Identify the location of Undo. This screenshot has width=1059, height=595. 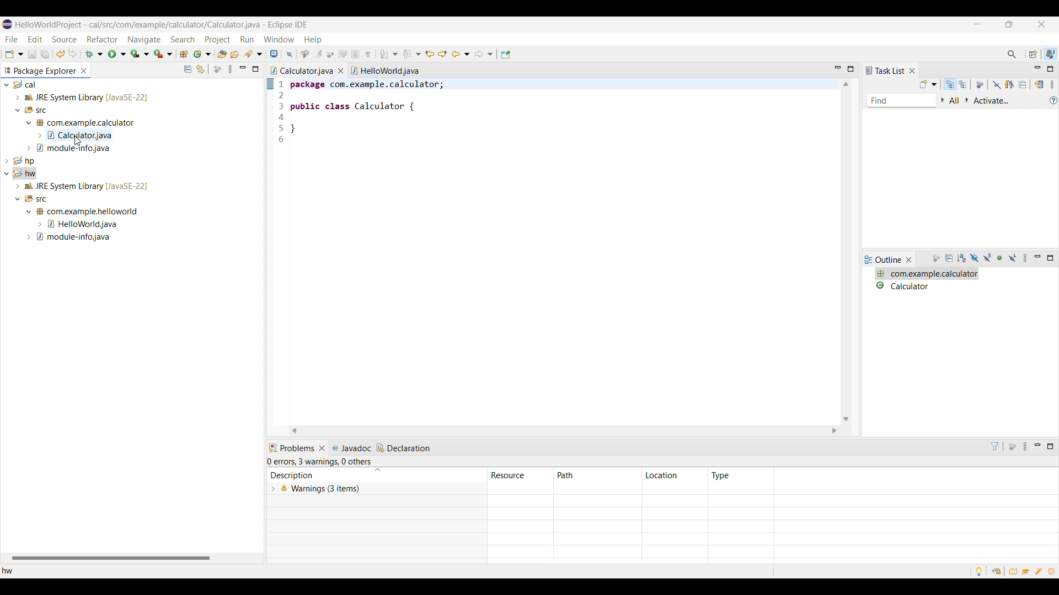
(72, 54).